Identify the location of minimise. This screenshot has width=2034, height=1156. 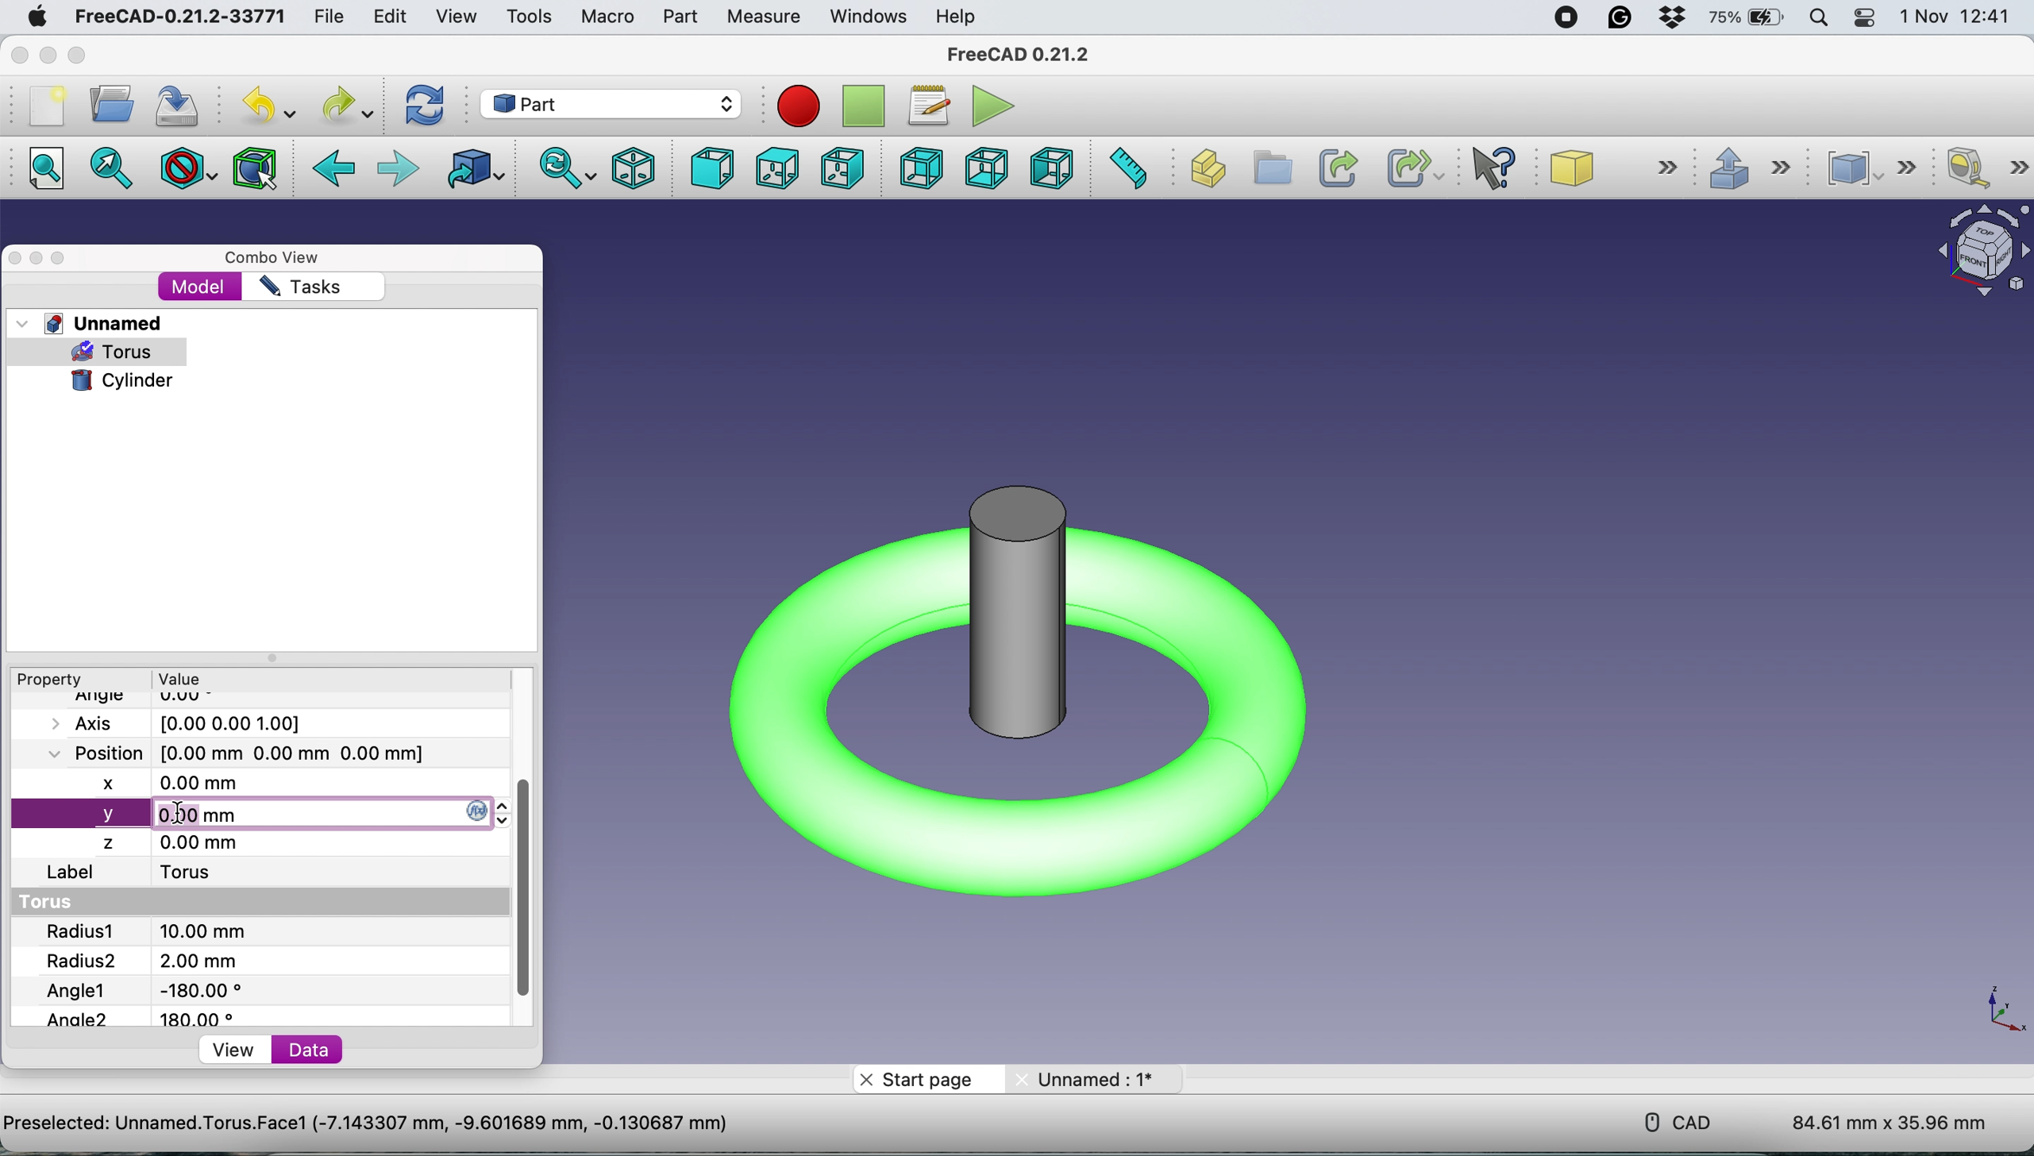
(37, 260).